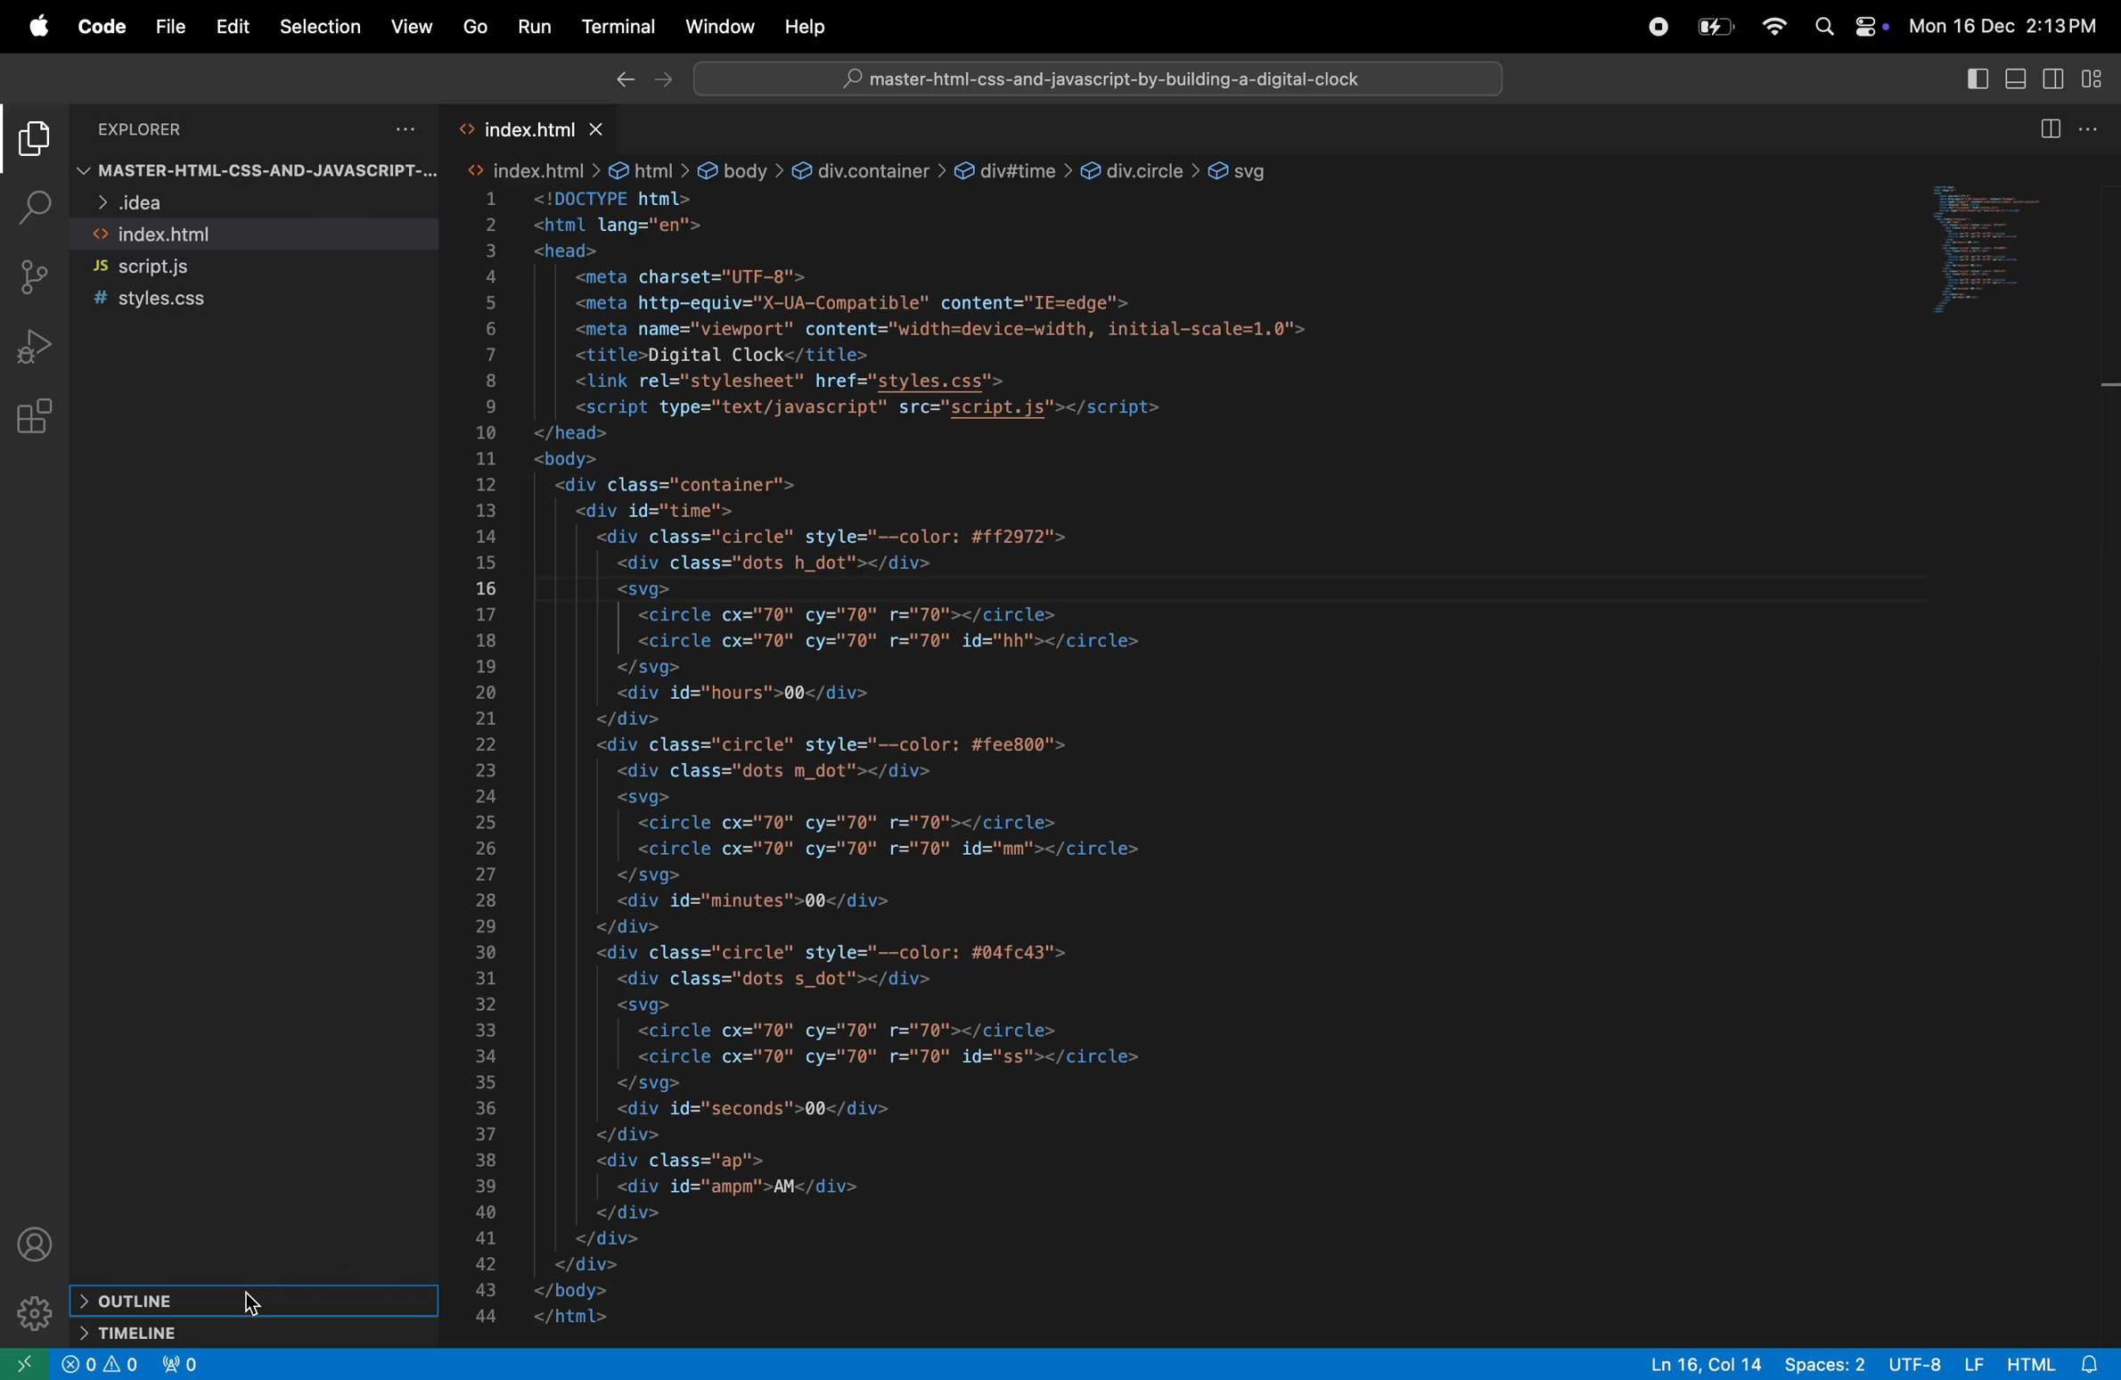 The image size is (2121, 1380). What do you see at coordinates (717, 26) in the screenshot?
I see `window` at bounding box center [717, 26].